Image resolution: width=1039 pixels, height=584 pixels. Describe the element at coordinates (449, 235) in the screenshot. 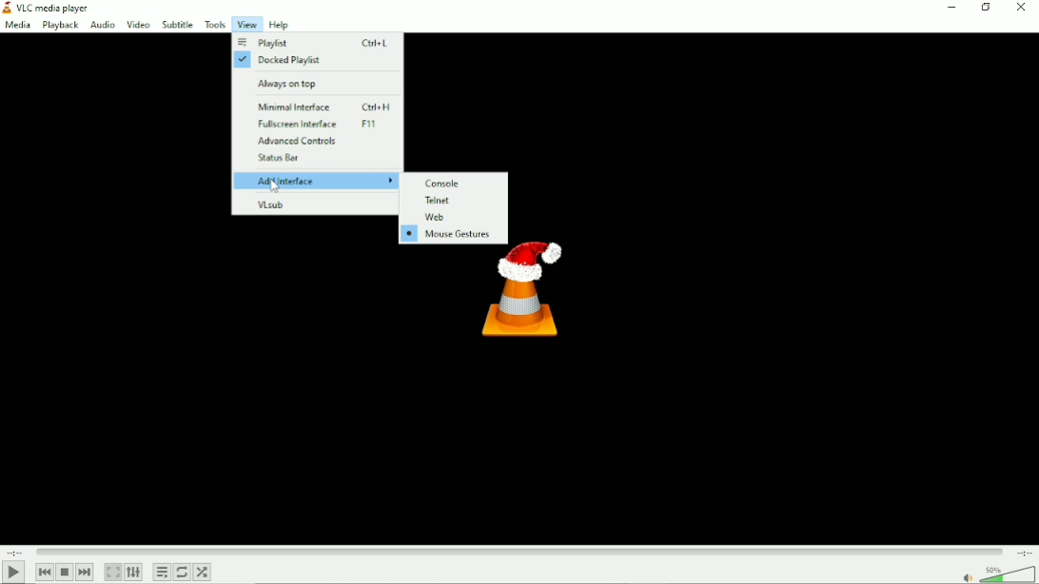

I see `Mouse gestures` at that location.